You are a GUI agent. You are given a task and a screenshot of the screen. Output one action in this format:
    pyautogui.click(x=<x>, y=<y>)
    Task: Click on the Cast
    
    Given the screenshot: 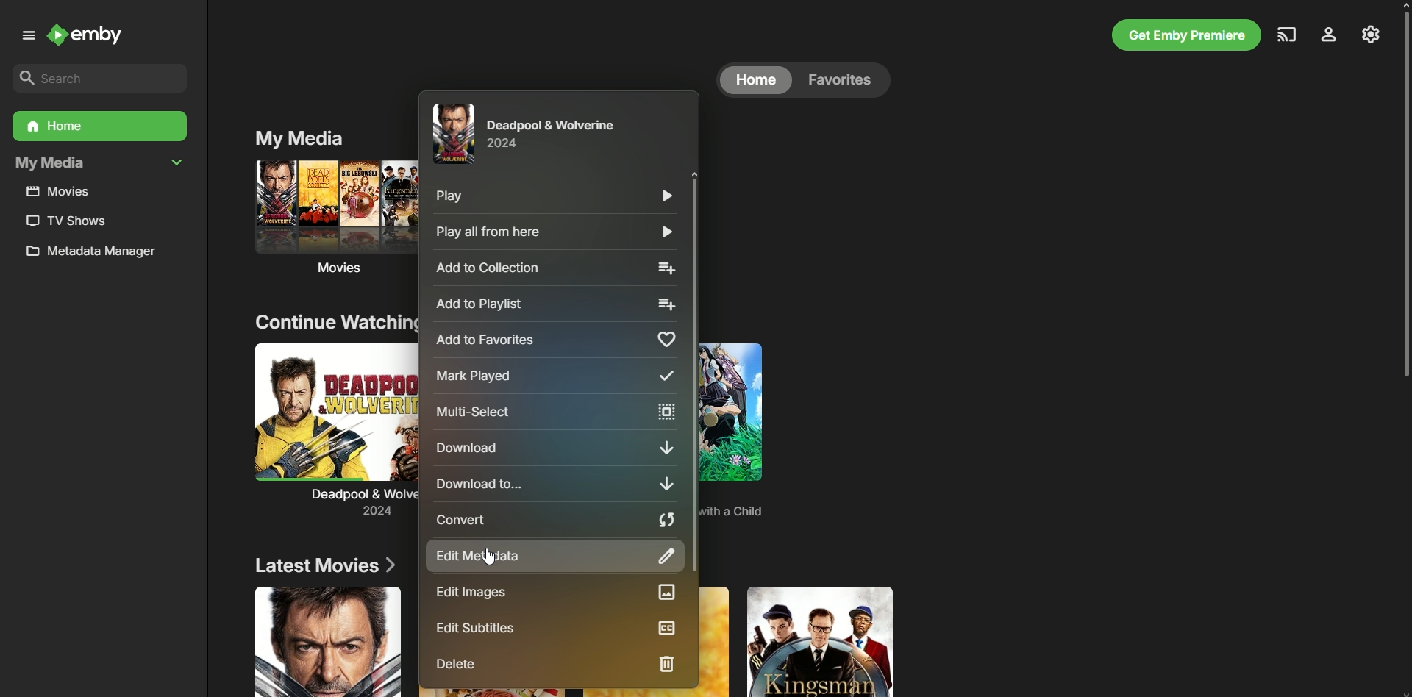 What is the action you would take?
    pyautogui.click(x=1285, y=34)
    